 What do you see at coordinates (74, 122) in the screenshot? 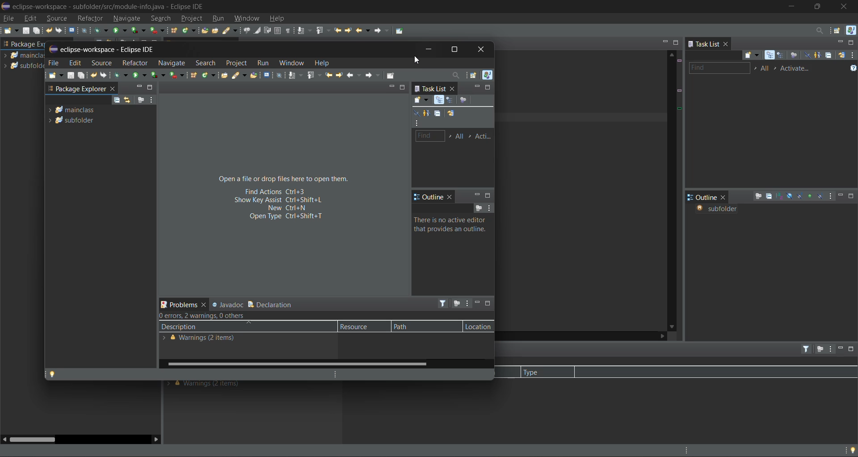
I see `module 2` at bounding box center [74, 122].